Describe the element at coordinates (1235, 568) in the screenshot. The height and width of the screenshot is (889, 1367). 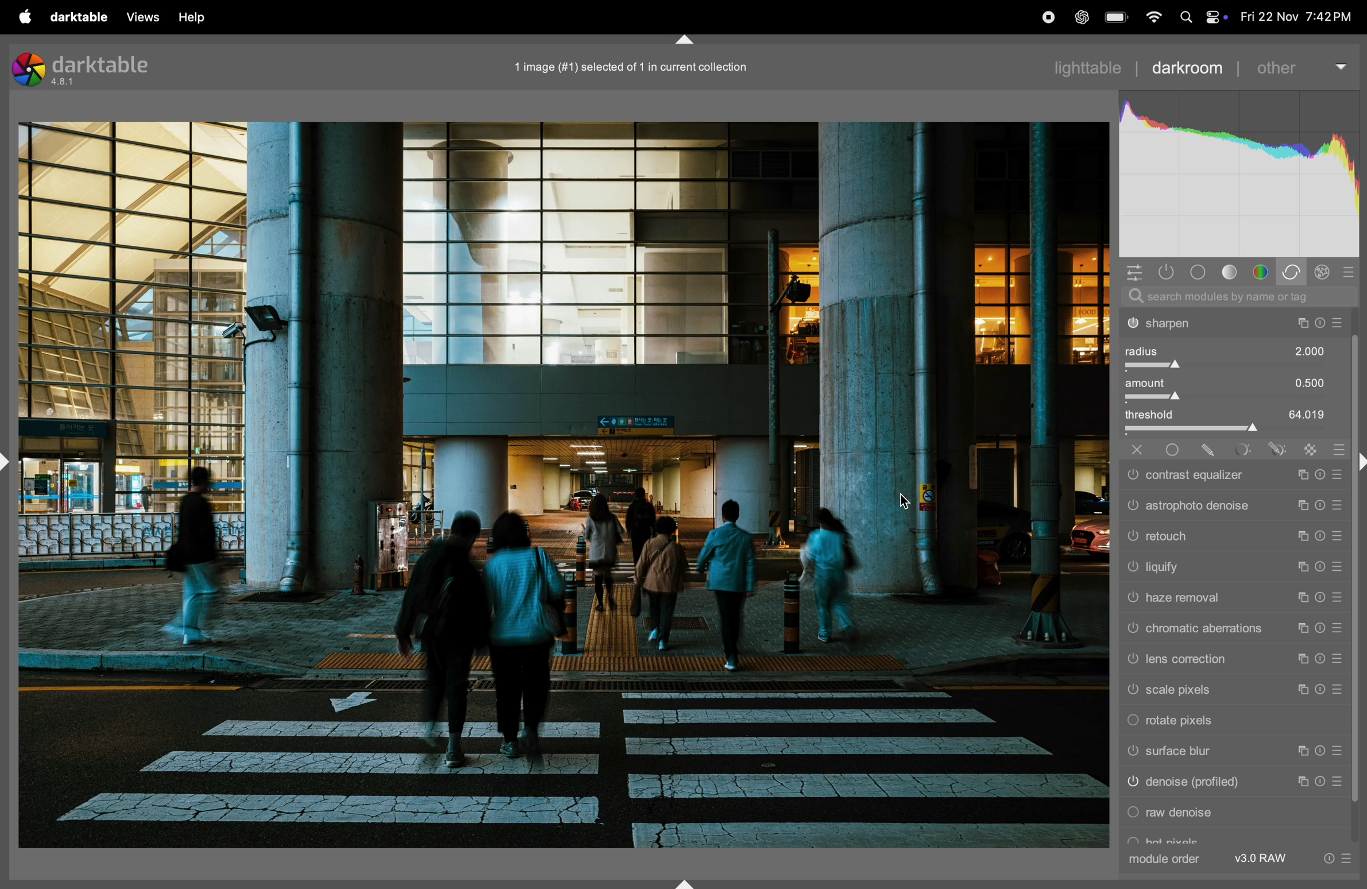
I see `liquify` at that location.